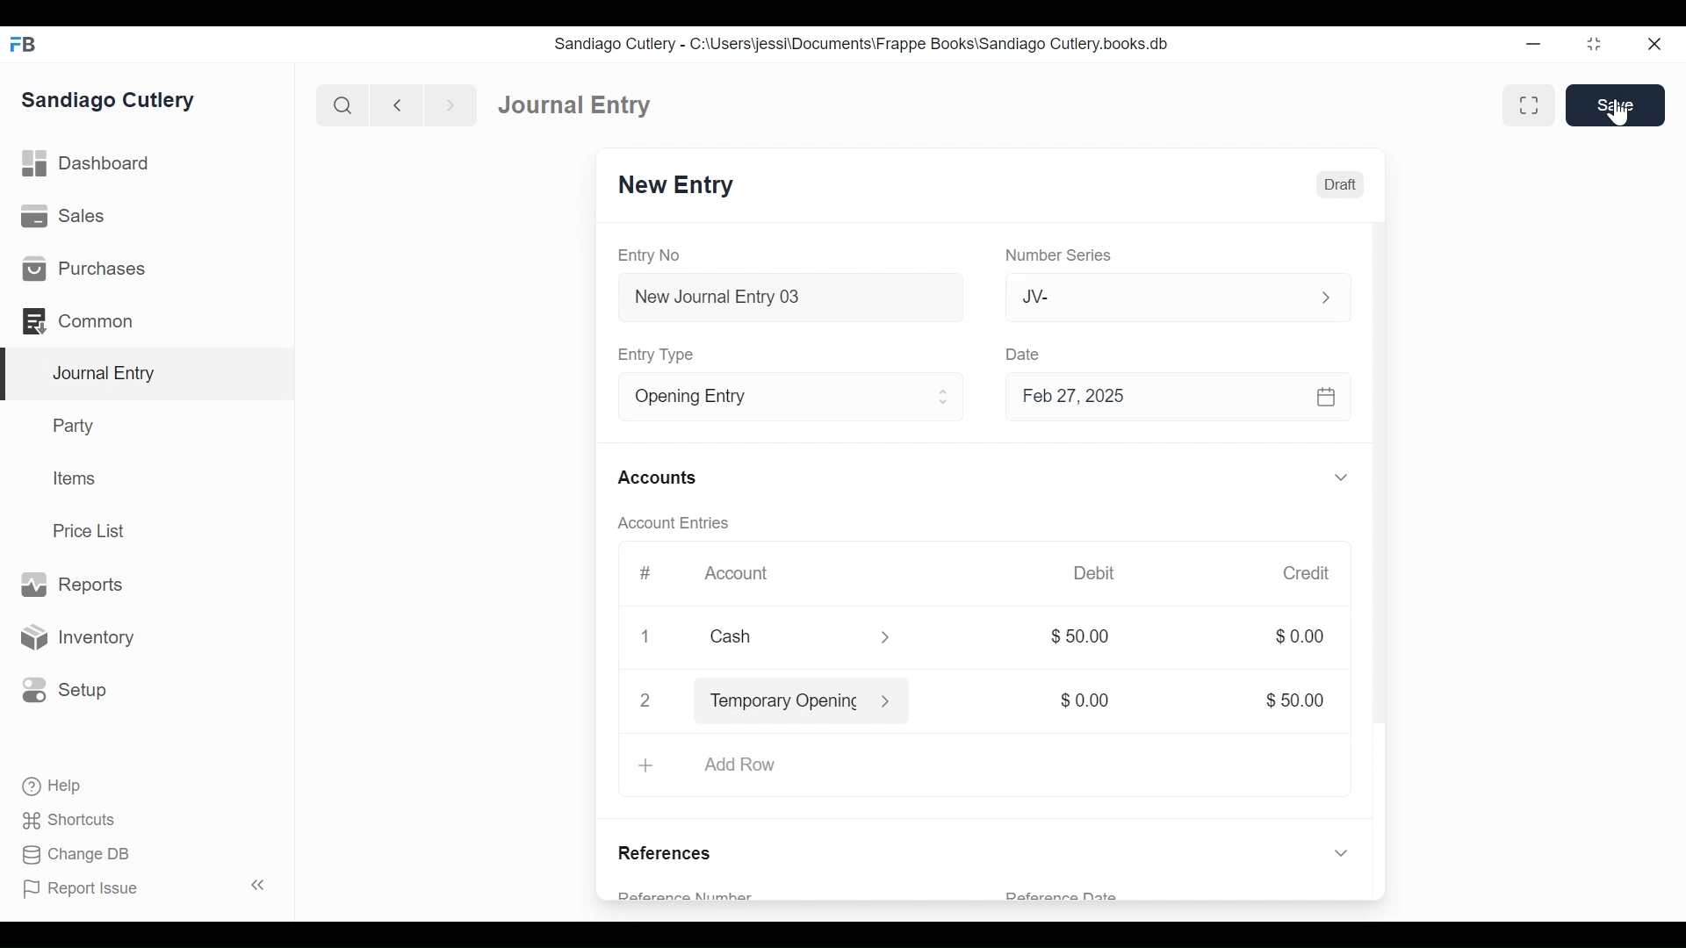  What do you see at coordinates (648, 637) in the screenshot?
I see `Close` at bounding box center [648, 637].